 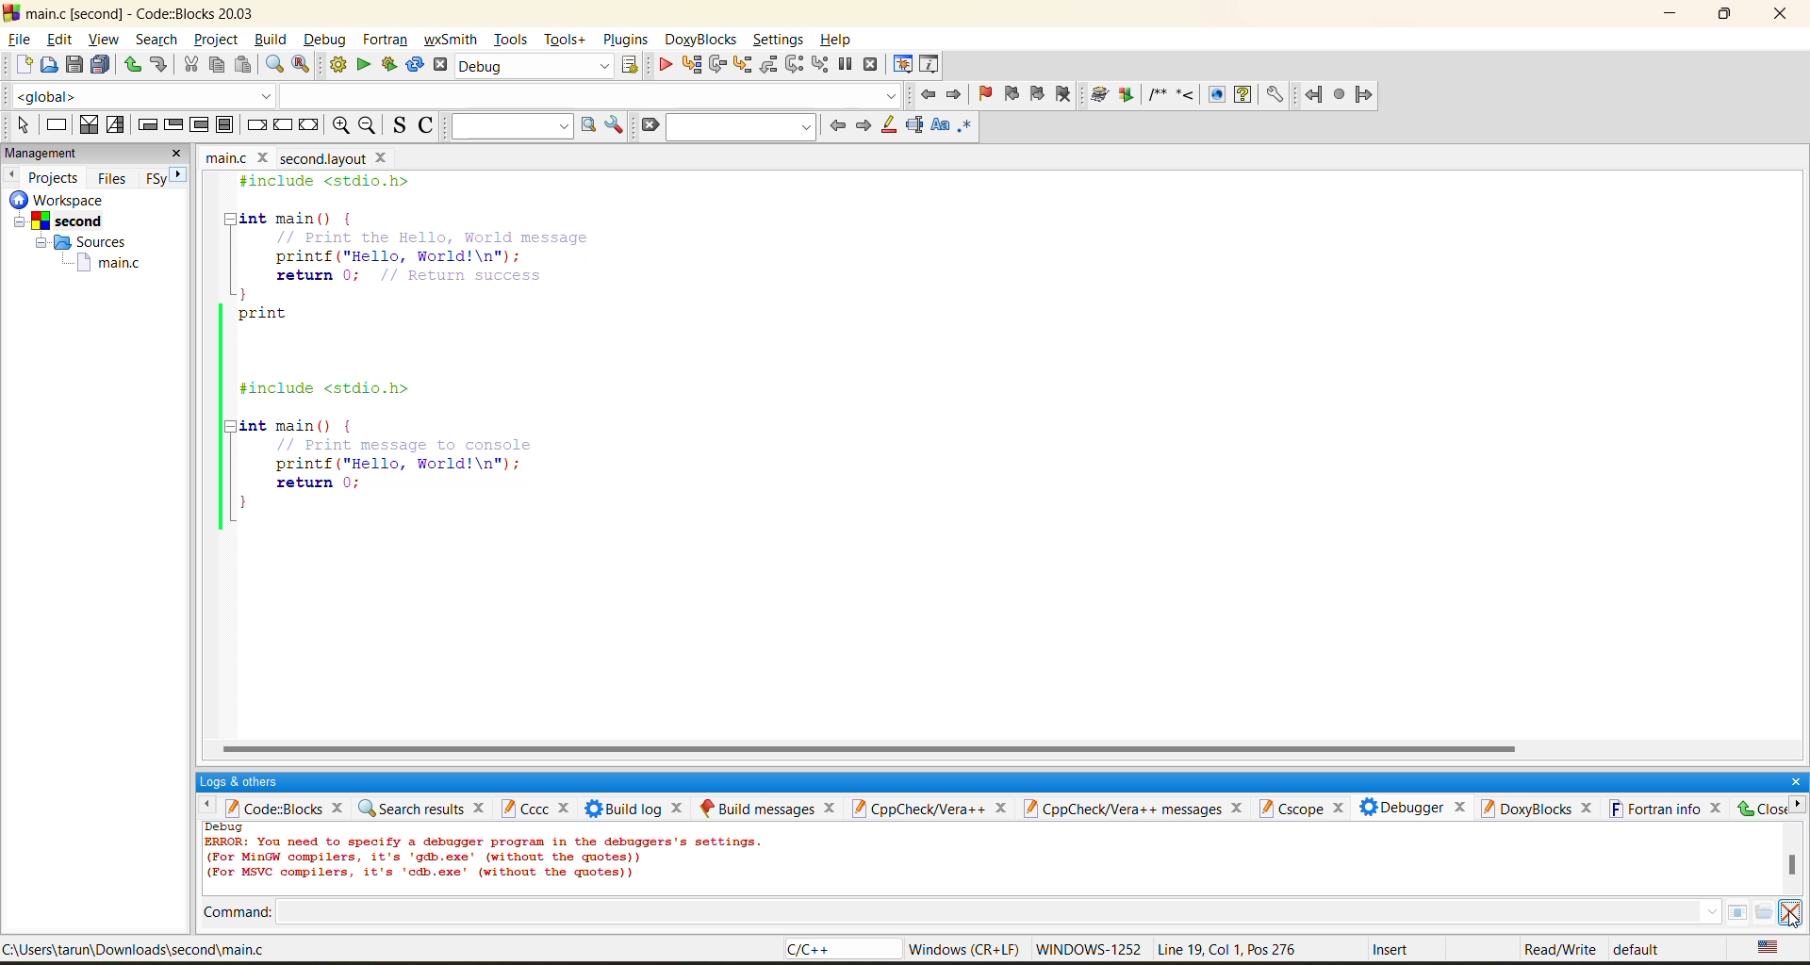 What do you see at coordinates (385, 40) in the screenshot?
I see `fortran` at bounding box center [385, 40].